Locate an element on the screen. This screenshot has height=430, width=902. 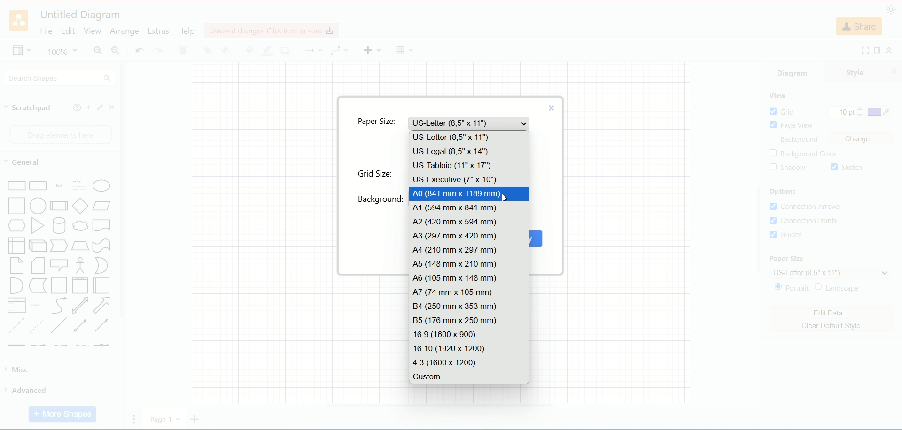
Curved Corner Rectangle is located at coordinates (39, 187).